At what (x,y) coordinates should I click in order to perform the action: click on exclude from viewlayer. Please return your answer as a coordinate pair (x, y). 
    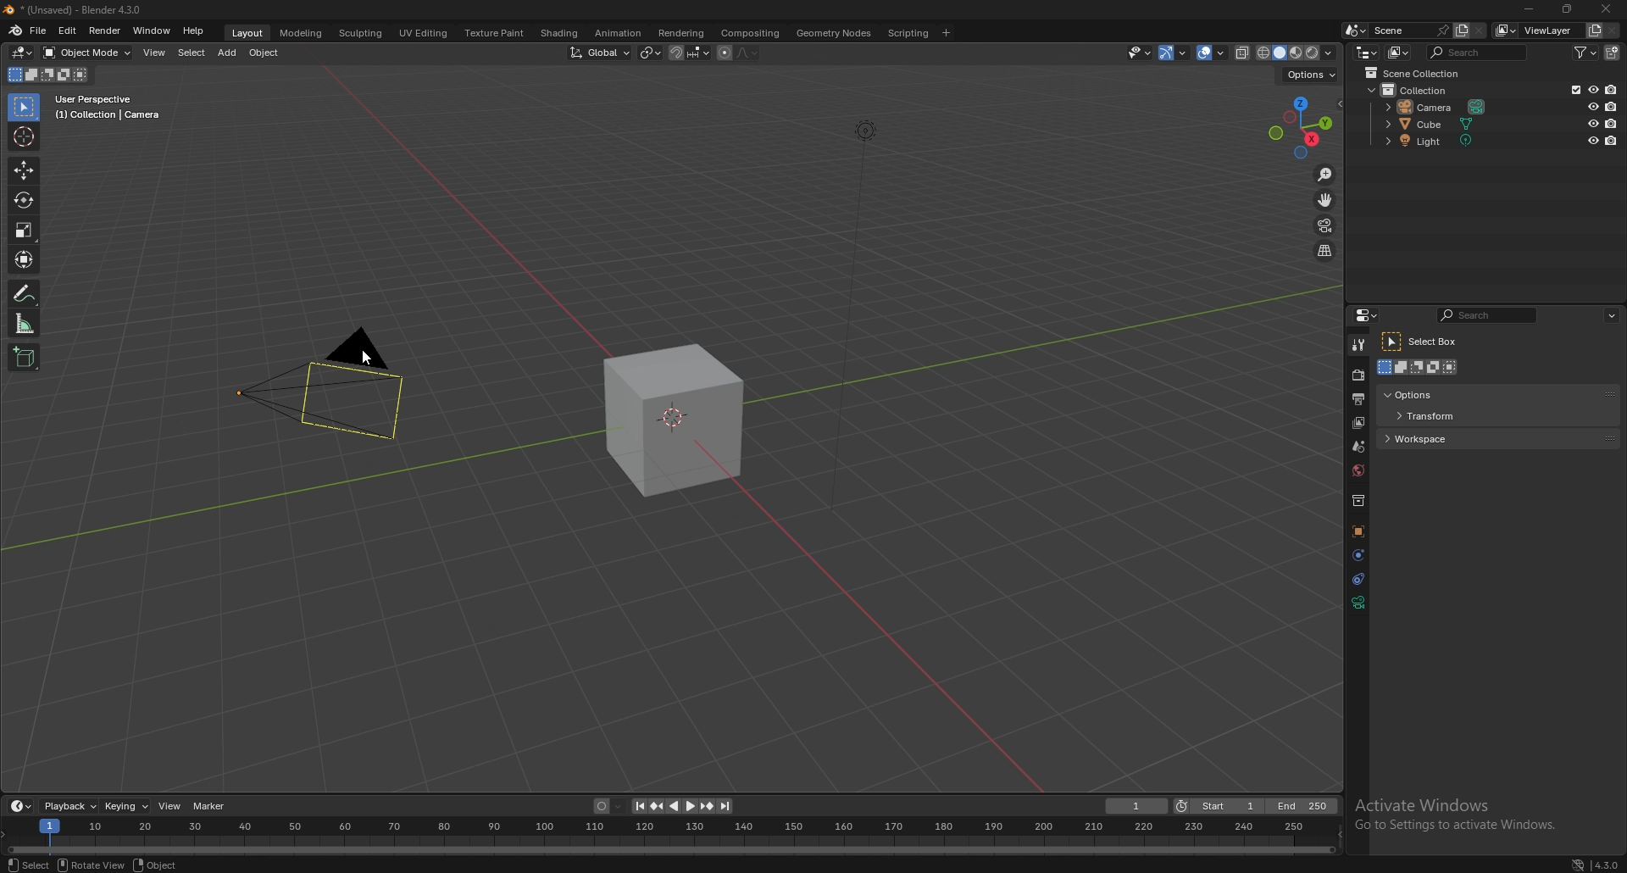
    Looking at the image, I should click on (1570, 90).